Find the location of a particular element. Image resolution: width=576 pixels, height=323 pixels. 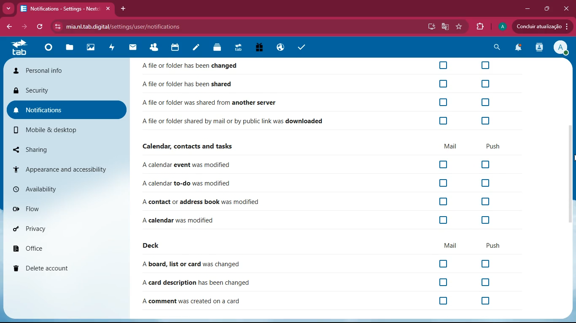

off is located at coordinates (486, 202).